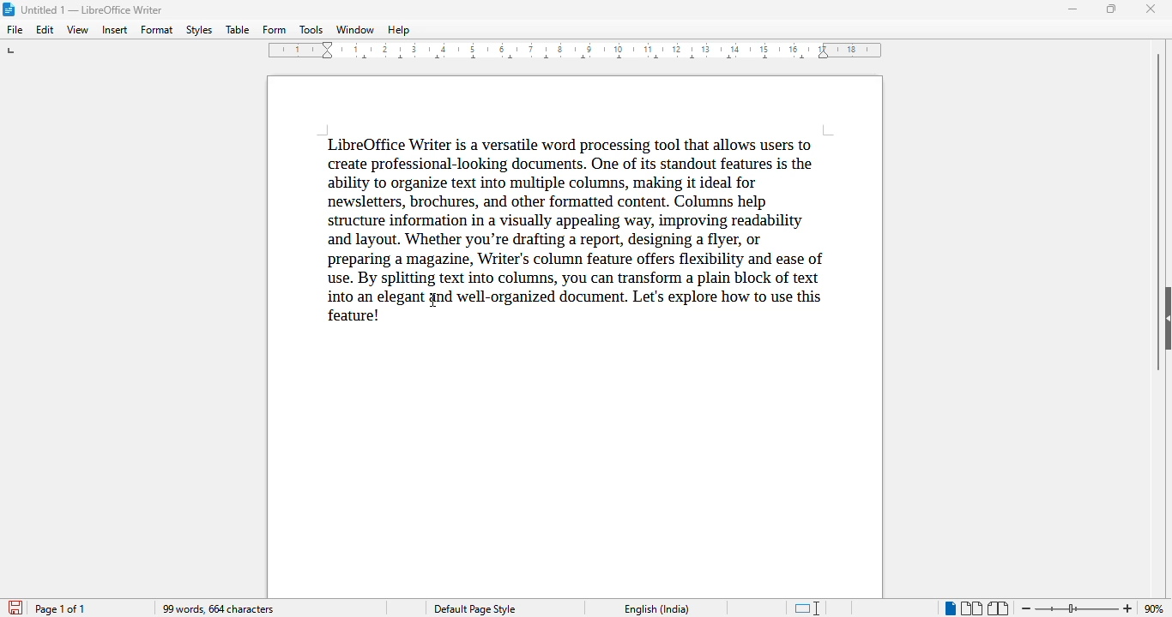 The height and width of the screenshot is (617, 1172). What do you see at coordinates (1027, 608) in the screenshot?
I see `zoom out` at bounding box center [1027, 608].